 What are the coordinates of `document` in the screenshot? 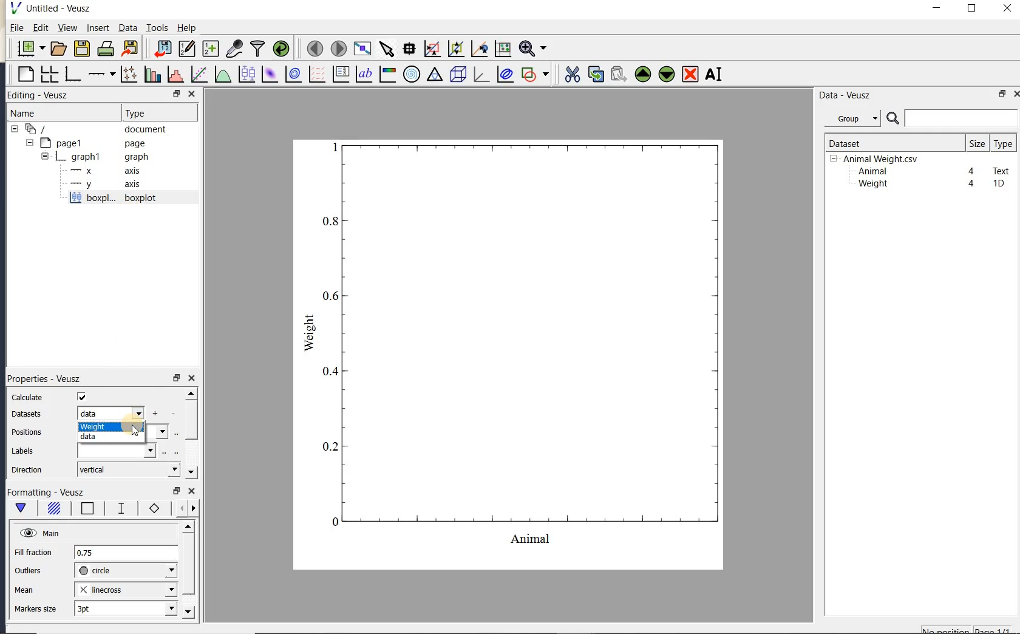 It's located at (92, 129).